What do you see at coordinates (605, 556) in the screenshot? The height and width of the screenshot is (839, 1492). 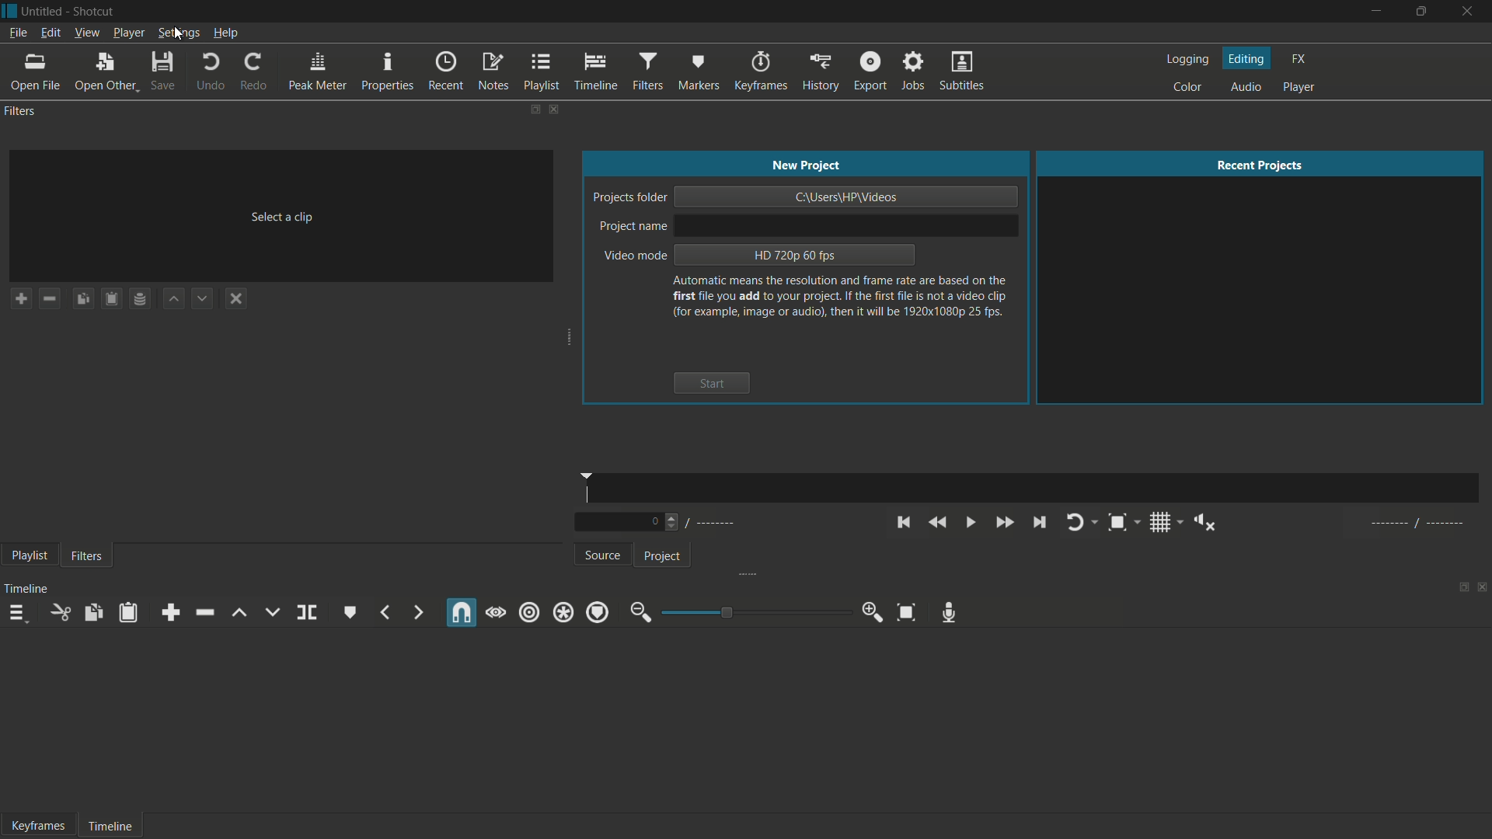 I see `source` at bounding box center [605, 556].